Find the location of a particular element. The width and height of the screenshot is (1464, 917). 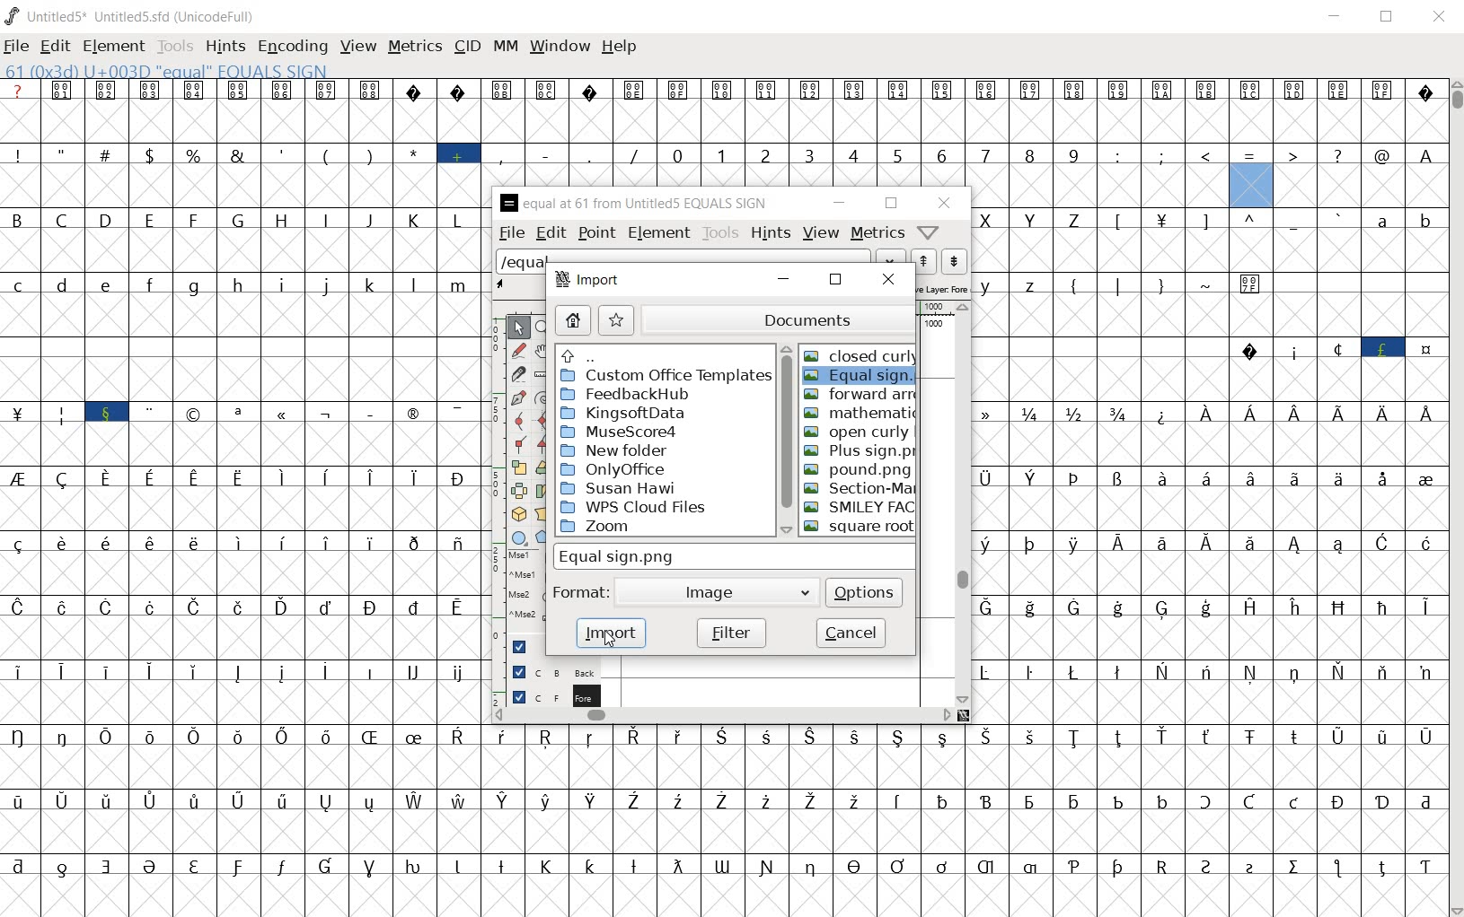

glyph characters is located at coordinates (852, 132).